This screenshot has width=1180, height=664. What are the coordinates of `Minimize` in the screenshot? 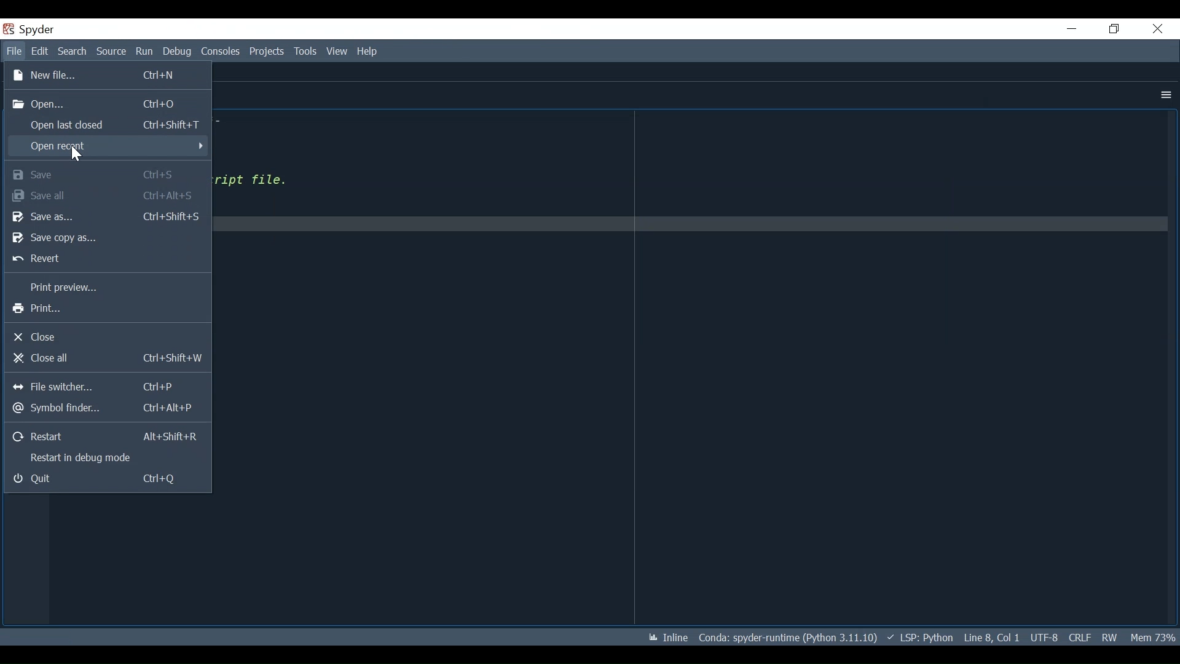 It's located at (1071, 28).